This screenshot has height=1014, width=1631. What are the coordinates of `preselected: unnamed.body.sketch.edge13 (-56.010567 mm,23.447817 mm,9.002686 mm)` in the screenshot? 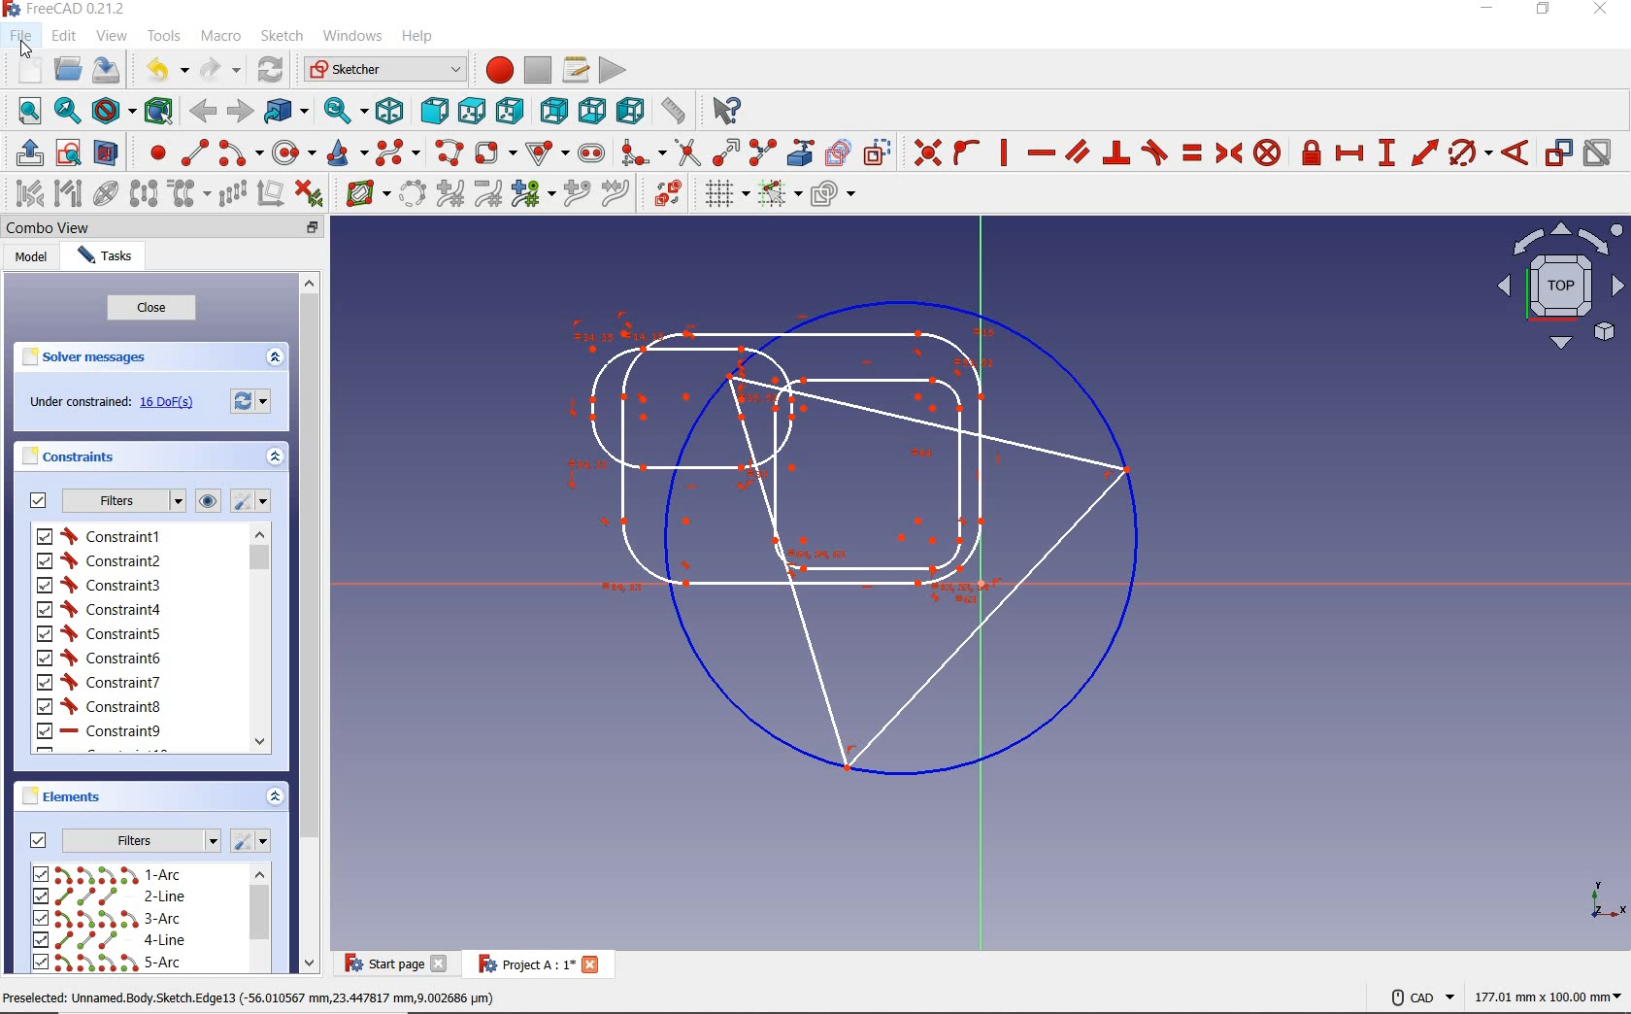 It's located at (252, 999).